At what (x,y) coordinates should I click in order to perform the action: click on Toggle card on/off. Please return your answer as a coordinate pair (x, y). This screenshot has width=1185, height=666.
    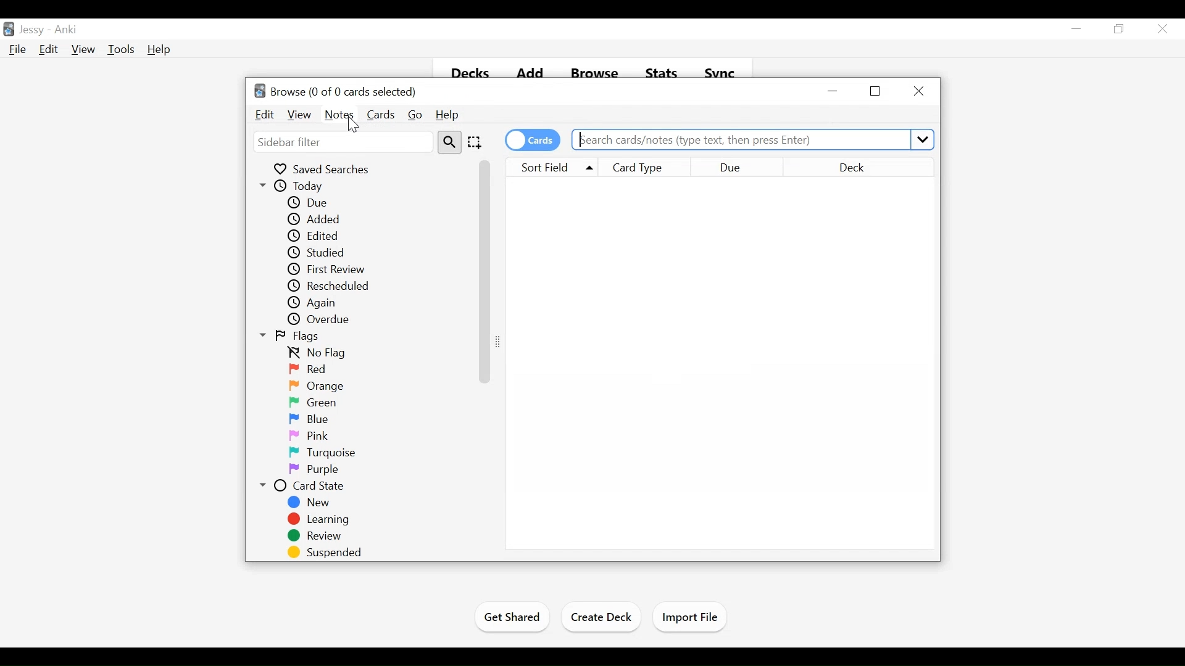
    Looking at the image, I should click on (532, 140).